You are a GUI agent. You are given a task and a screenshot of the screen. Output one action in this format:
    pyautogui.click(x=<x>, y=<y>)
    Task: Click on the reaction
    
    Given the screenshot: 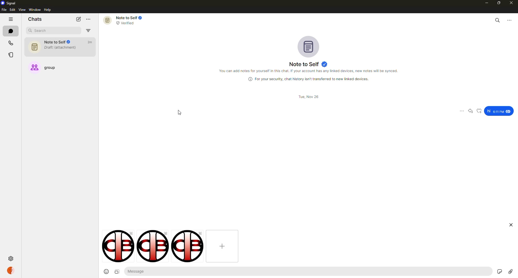 What is the action you would take?
    pyautogui.click(x=480, y=111)
    